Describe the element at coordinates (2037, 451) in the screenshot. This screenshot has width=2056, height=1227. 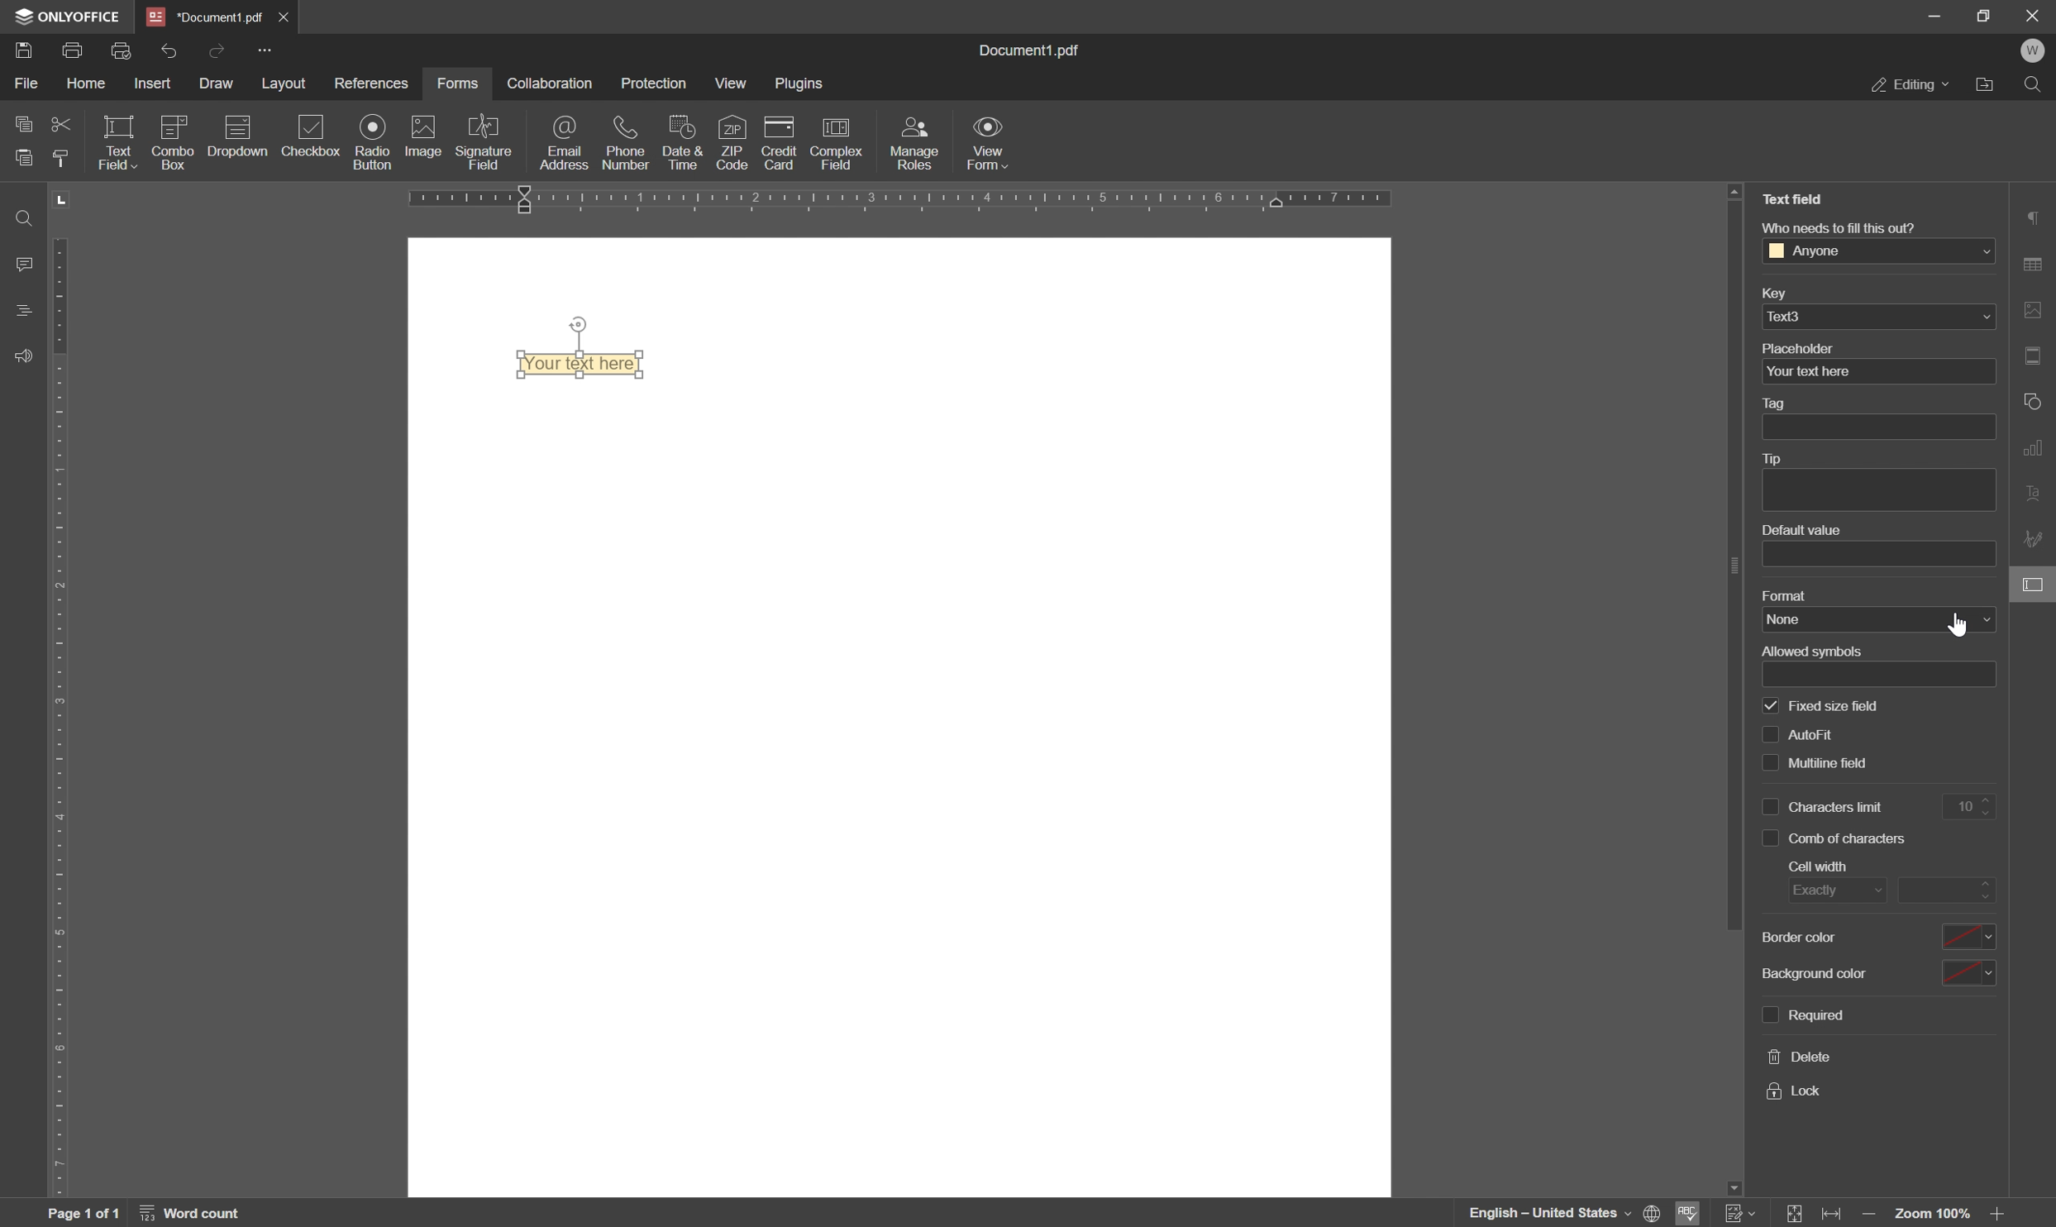
I see `chart settings` at that location.